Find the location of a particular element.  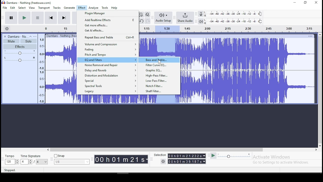

left is located at coordinates (48, 150).